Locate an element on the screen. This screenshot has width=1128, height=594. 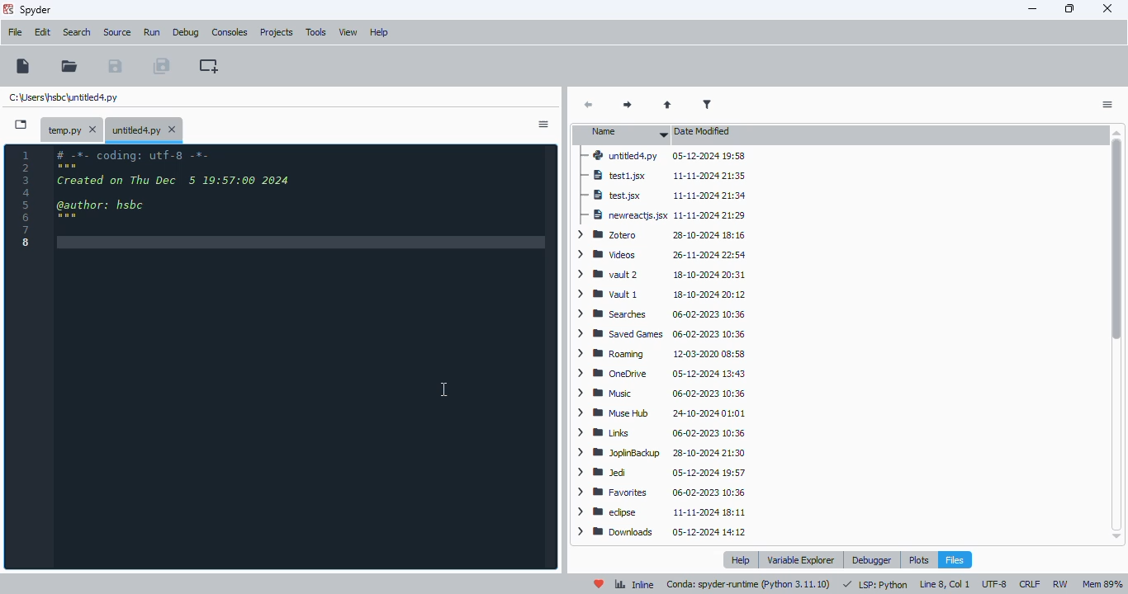
back is located at coordinates (590, 106).